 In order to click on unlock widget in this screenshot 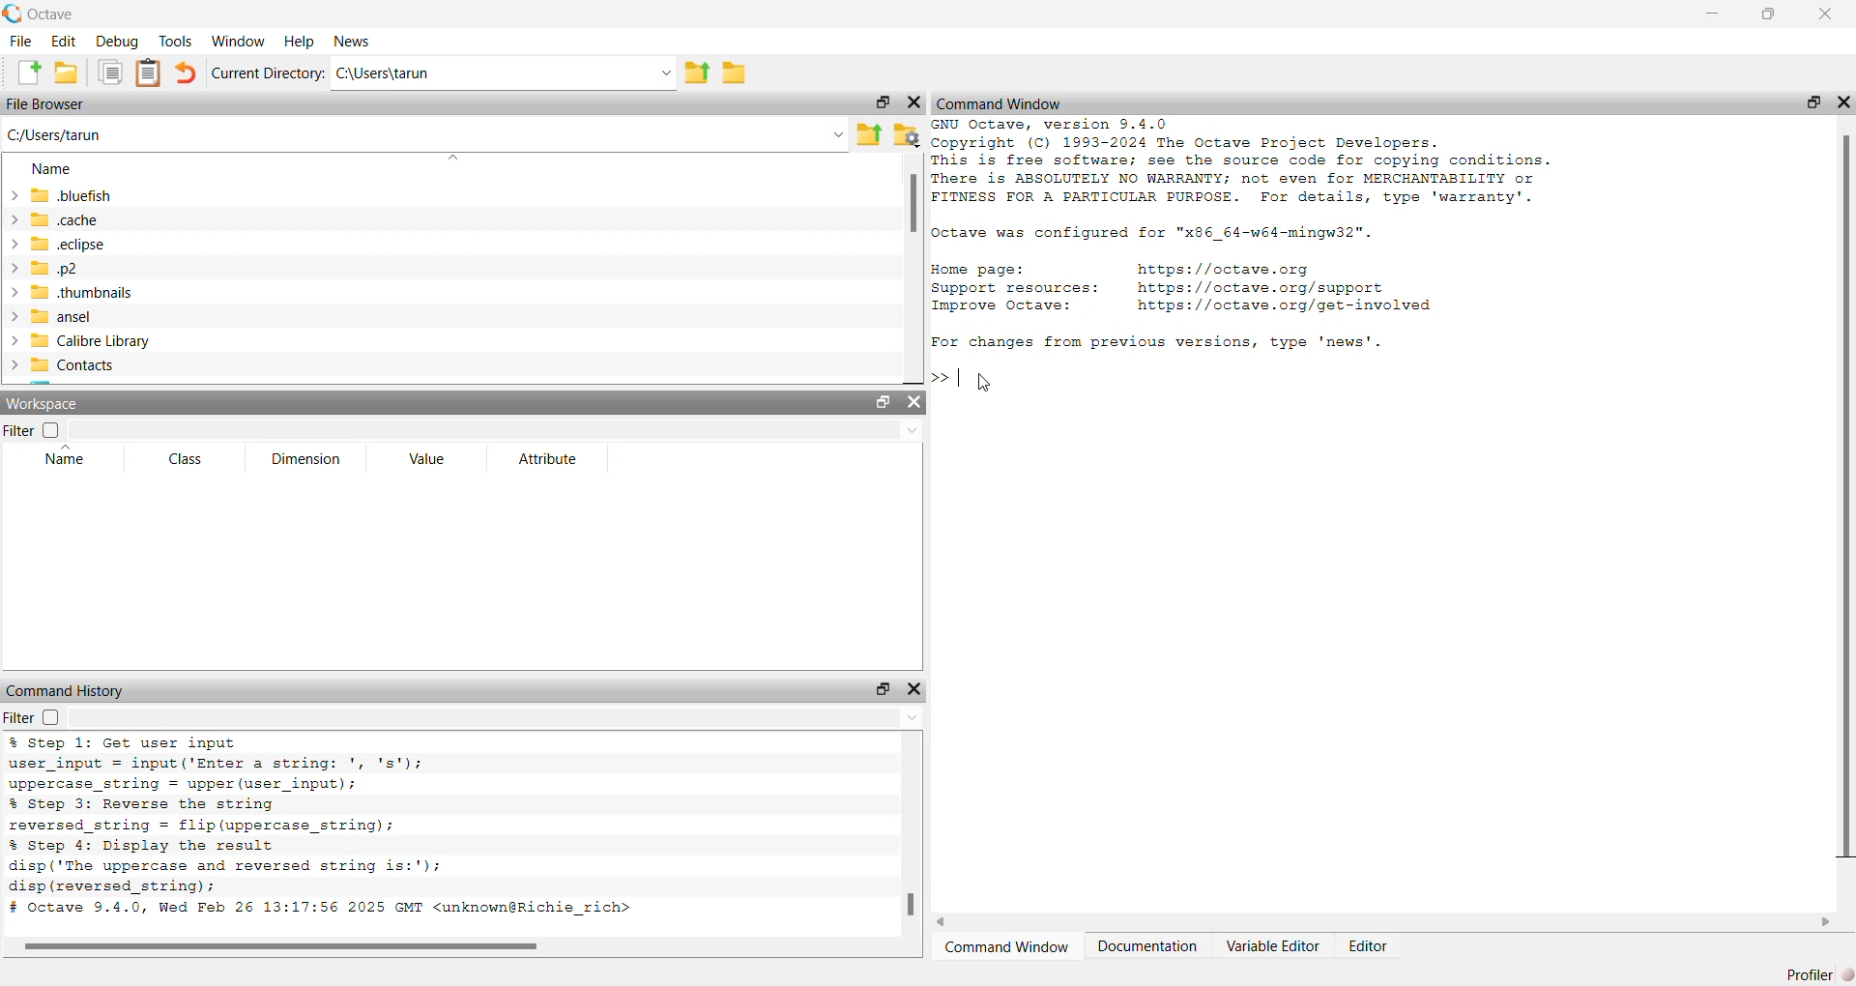, I will do `click(1813, 101)`.